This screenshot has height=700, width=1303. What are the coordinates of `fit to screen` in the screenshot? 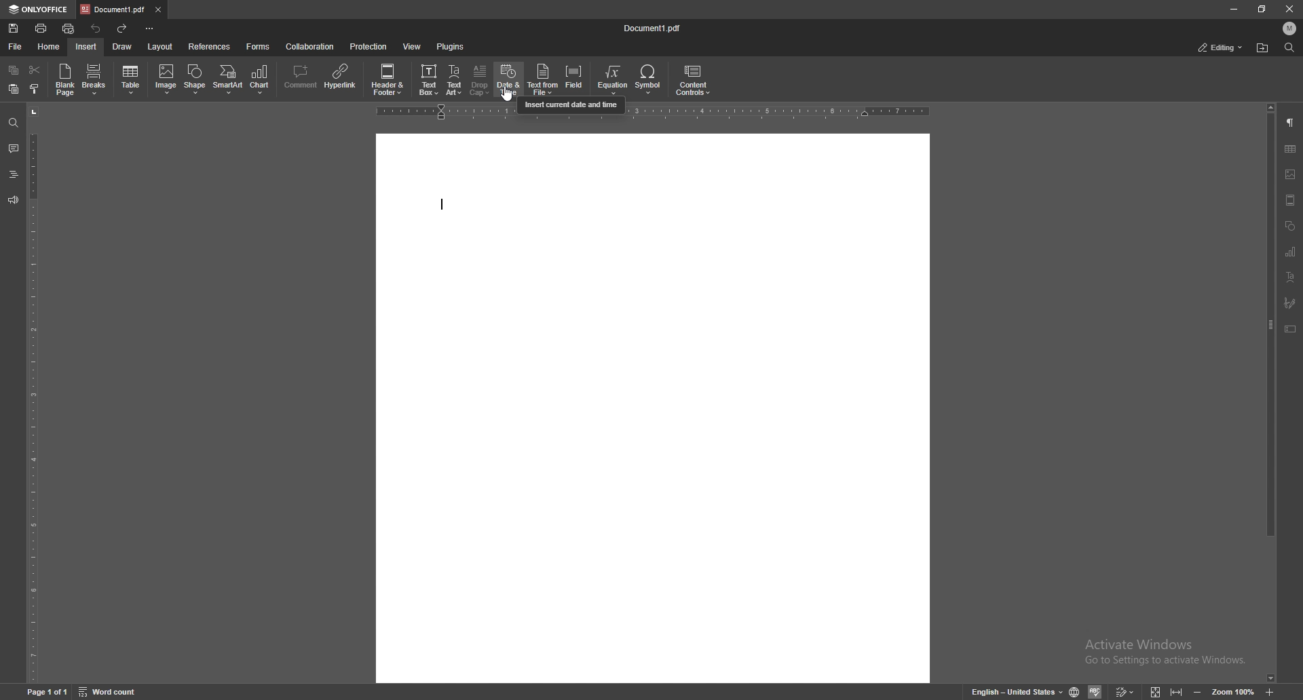 It's located at (1156, 691).